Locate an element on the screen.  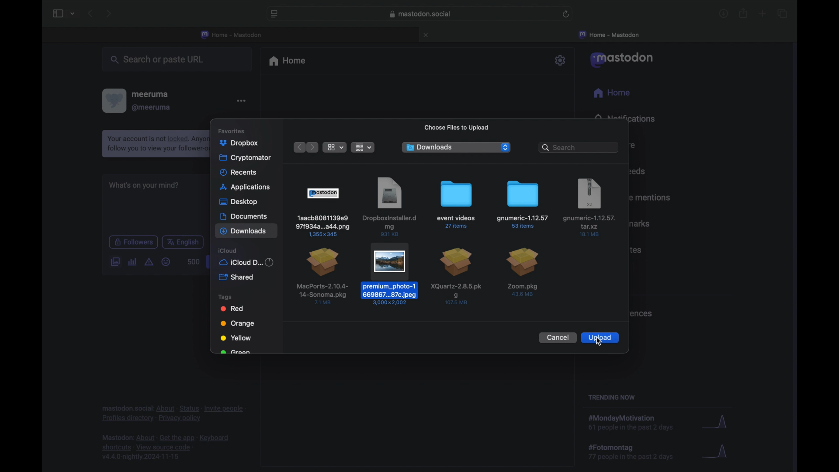
website  settings is located at coordinates (275, 14).